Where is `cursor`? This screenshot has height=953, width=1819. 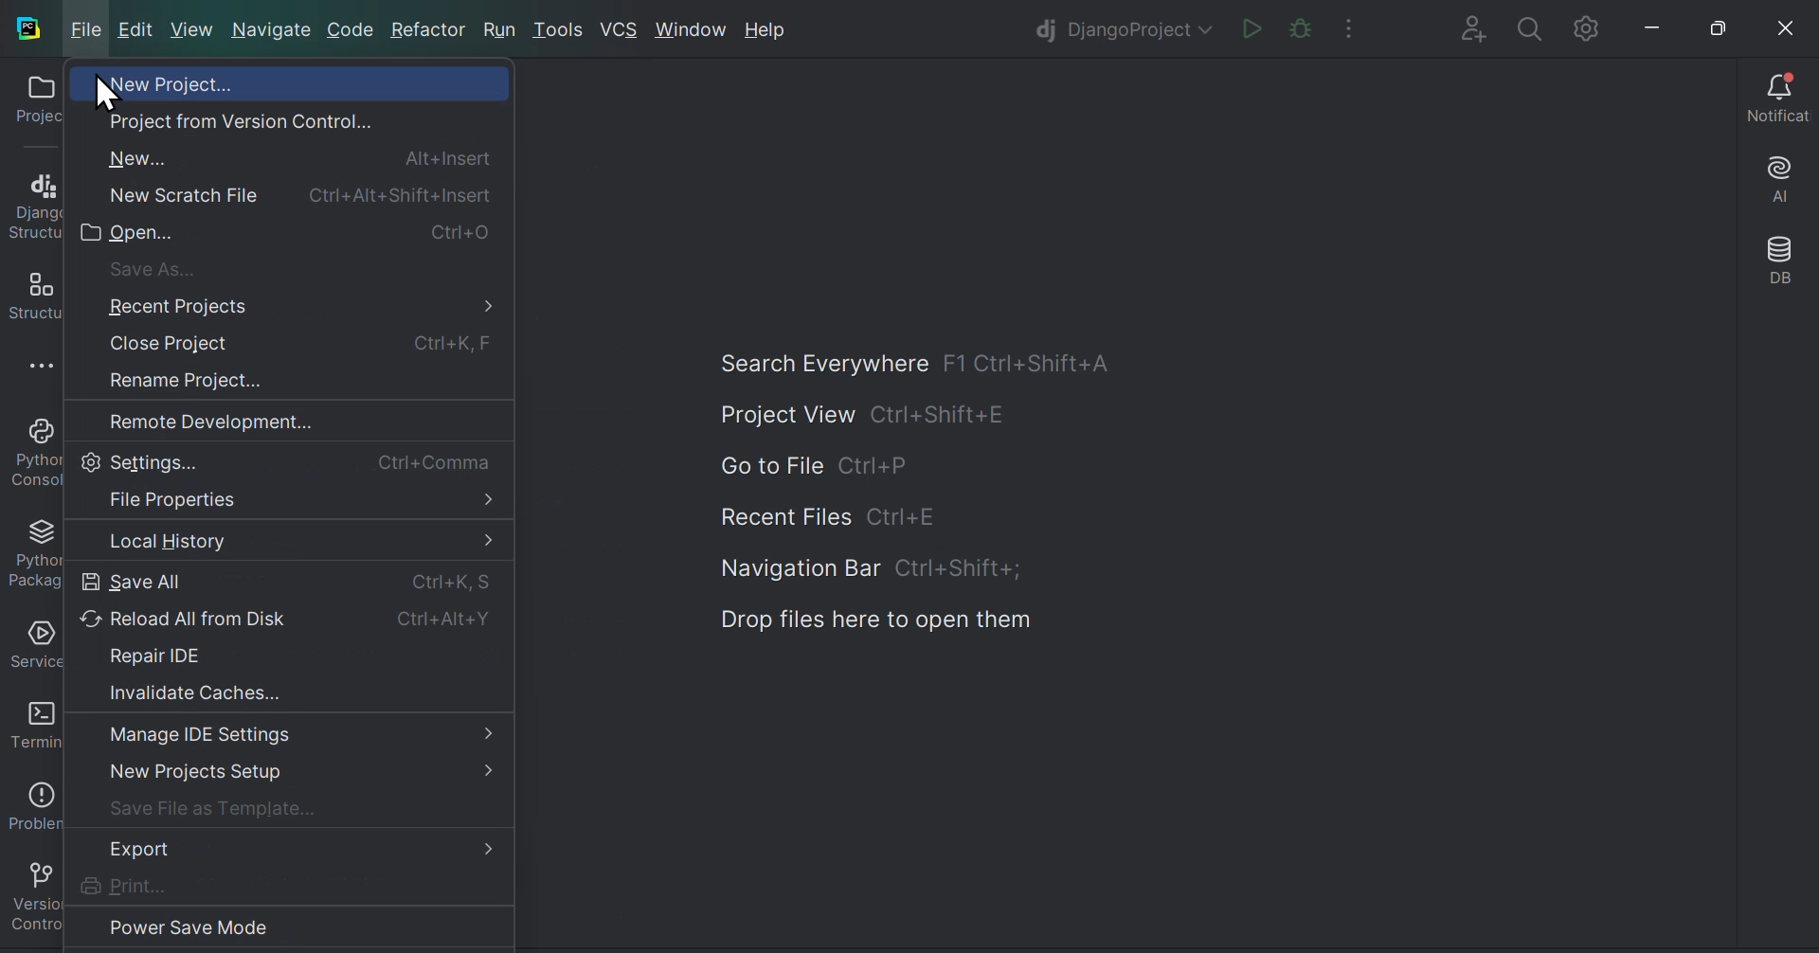
cursor is located at coordinates (106, 93).